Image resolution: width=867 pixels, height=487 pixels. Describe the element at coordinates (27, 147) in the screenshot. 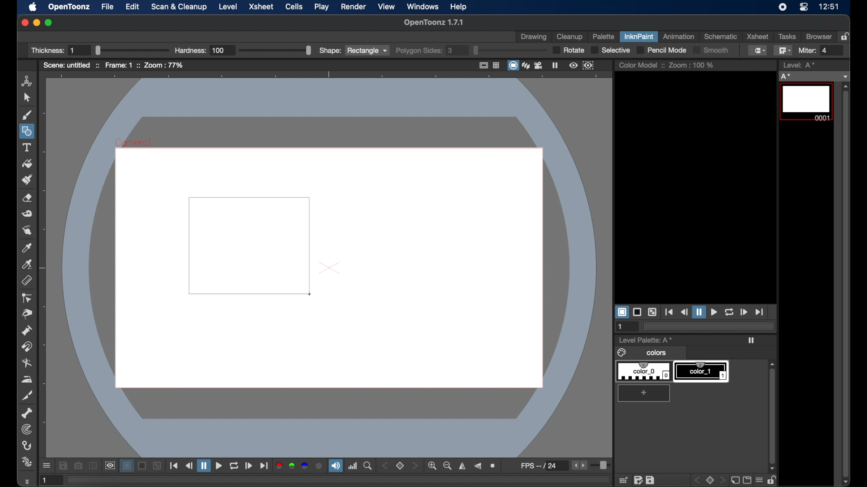

I see `text` at that location.